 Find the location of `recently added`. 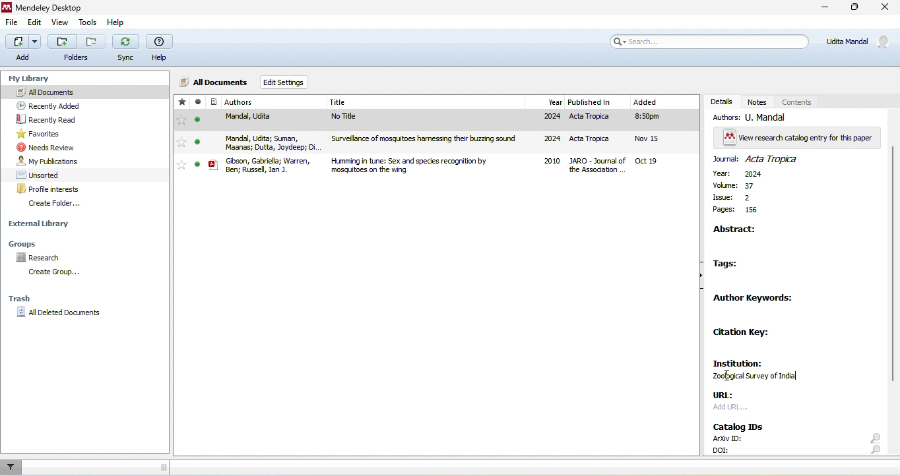

recently added is located at coordinates (55, 105).